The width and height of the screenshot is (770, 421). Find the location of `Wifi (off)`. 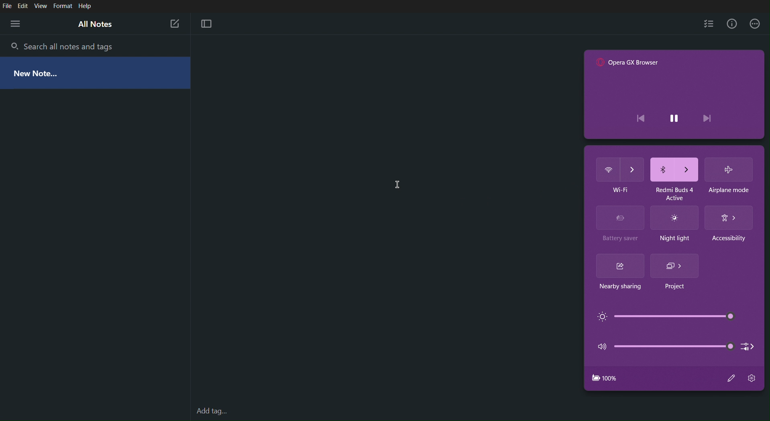

Wifi (off) is located at coordinates (618, 168).